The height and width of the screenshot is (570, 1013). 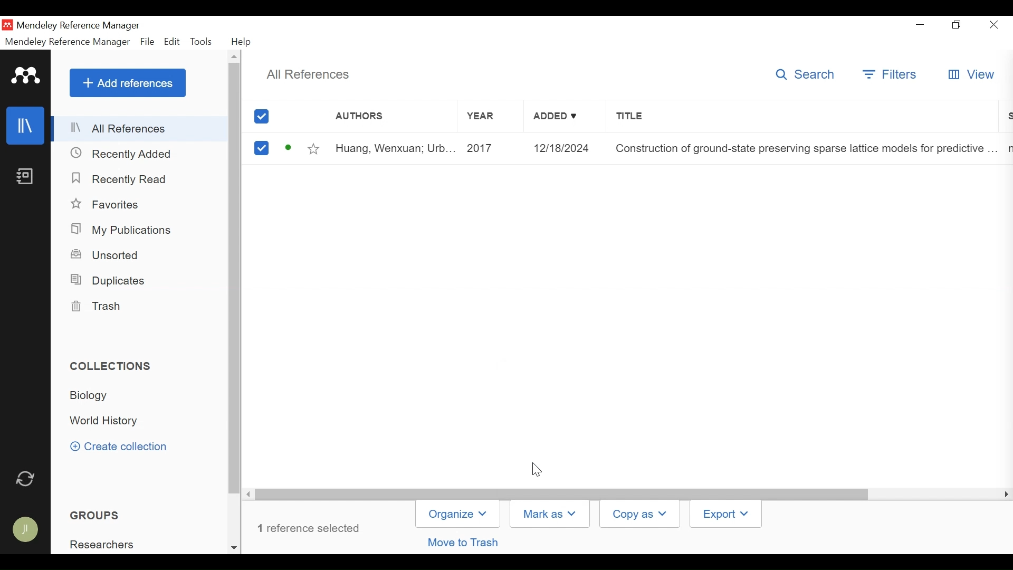 I want to click on Mendeley , so click(x=27, y=77).